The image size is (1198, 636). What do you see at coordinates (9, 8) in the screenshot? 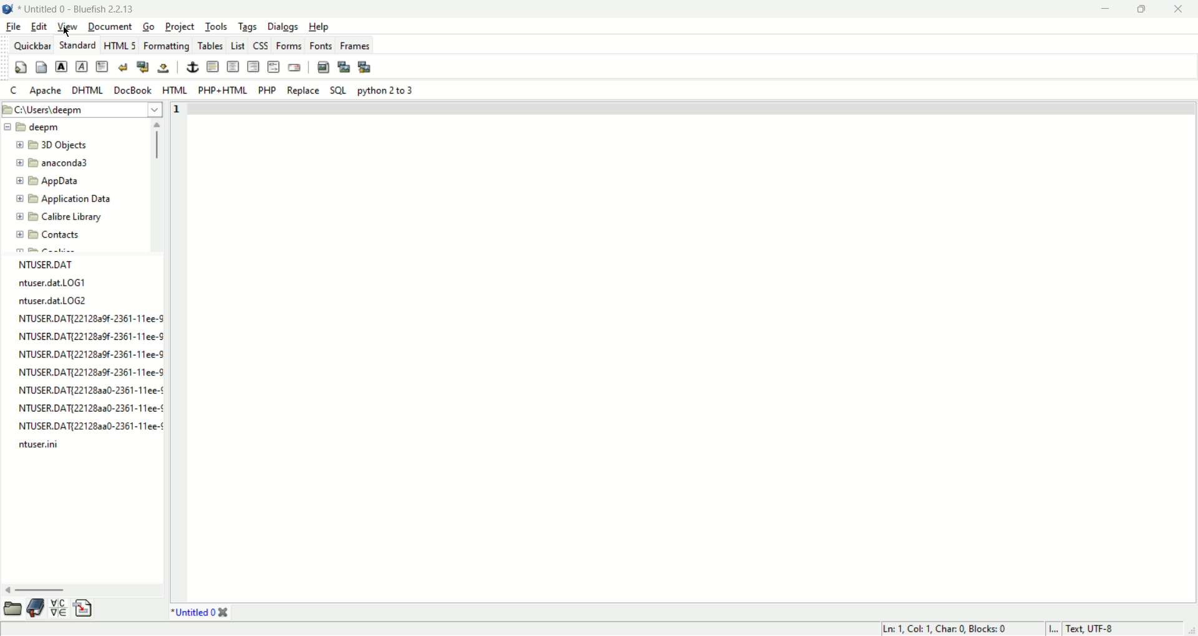
I see `logo` at bounding box center [9, 8].